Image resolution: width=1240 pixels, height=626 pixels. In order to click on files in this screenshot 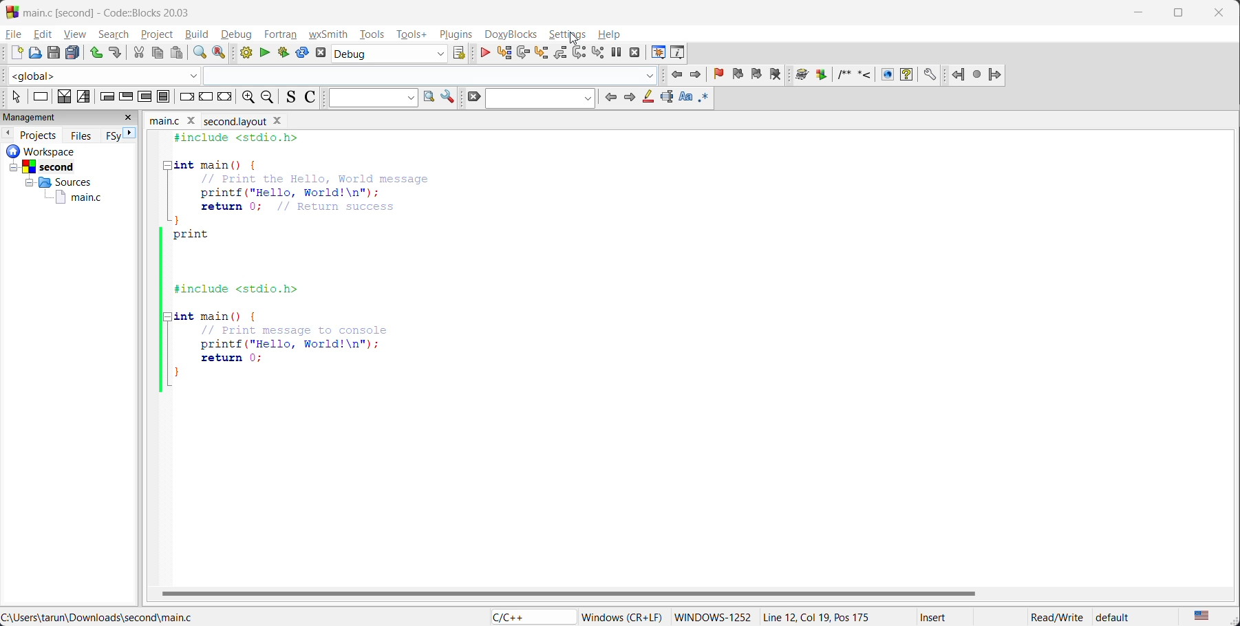, I will do `click(83, 138)`.